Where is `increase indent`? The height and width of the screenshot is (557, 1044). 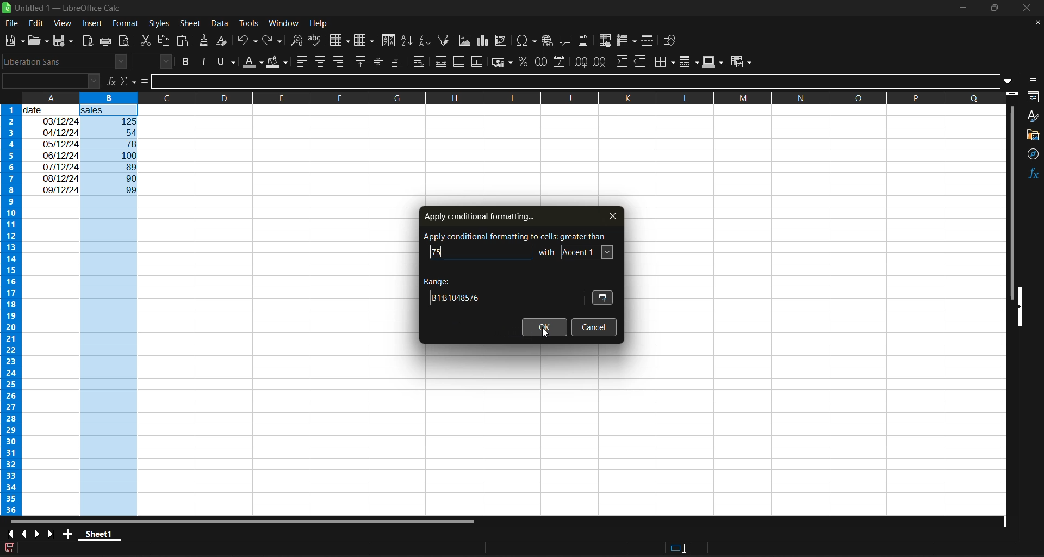 increase indent is located at coordinates (622, 61).